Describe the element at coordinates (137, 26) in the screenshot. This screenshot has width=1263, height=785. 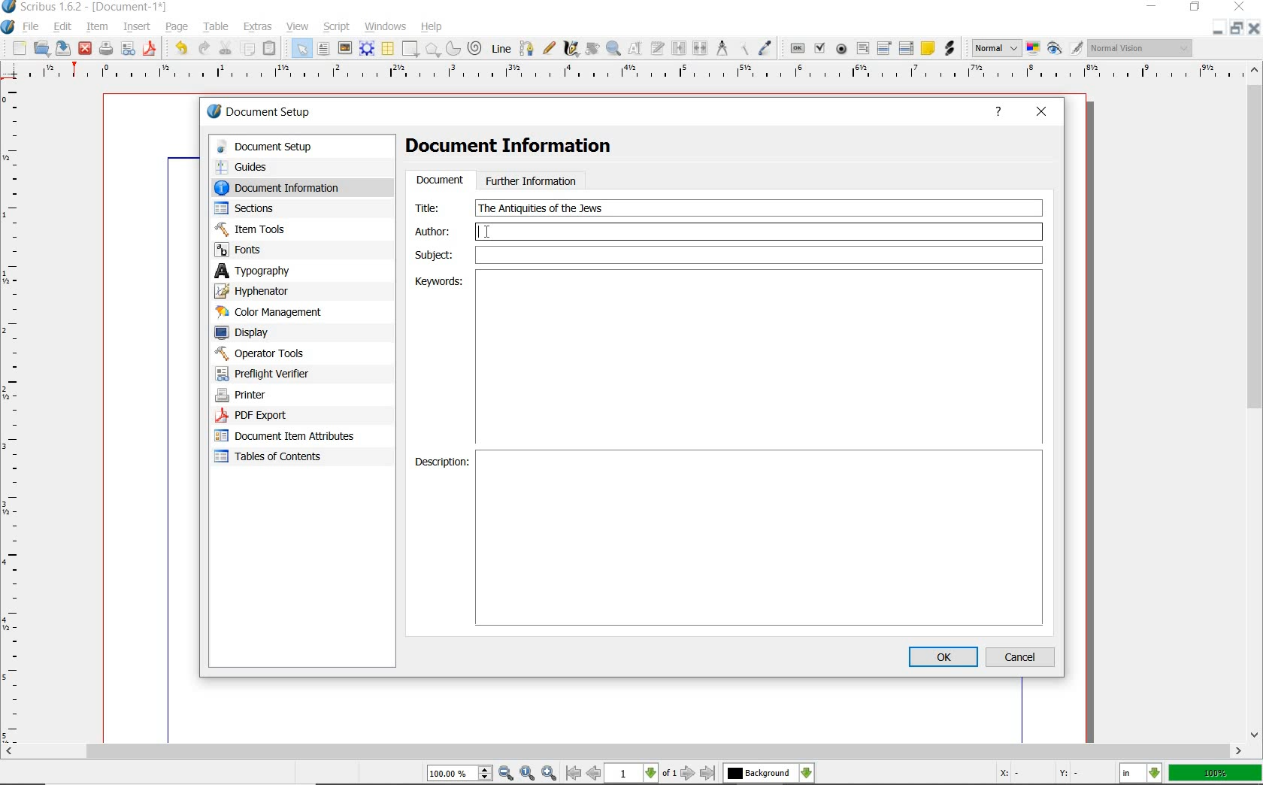
I see `insert` at that location.